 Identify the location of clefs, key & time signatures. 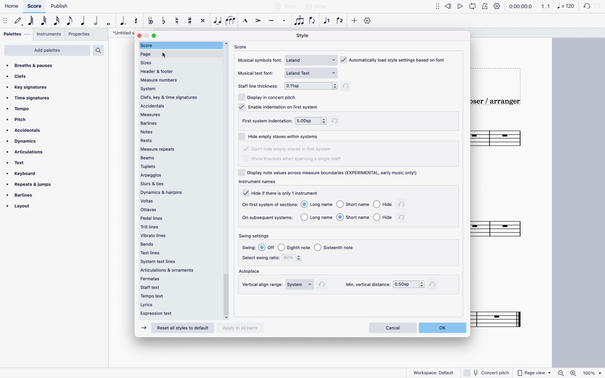
(179, 98).